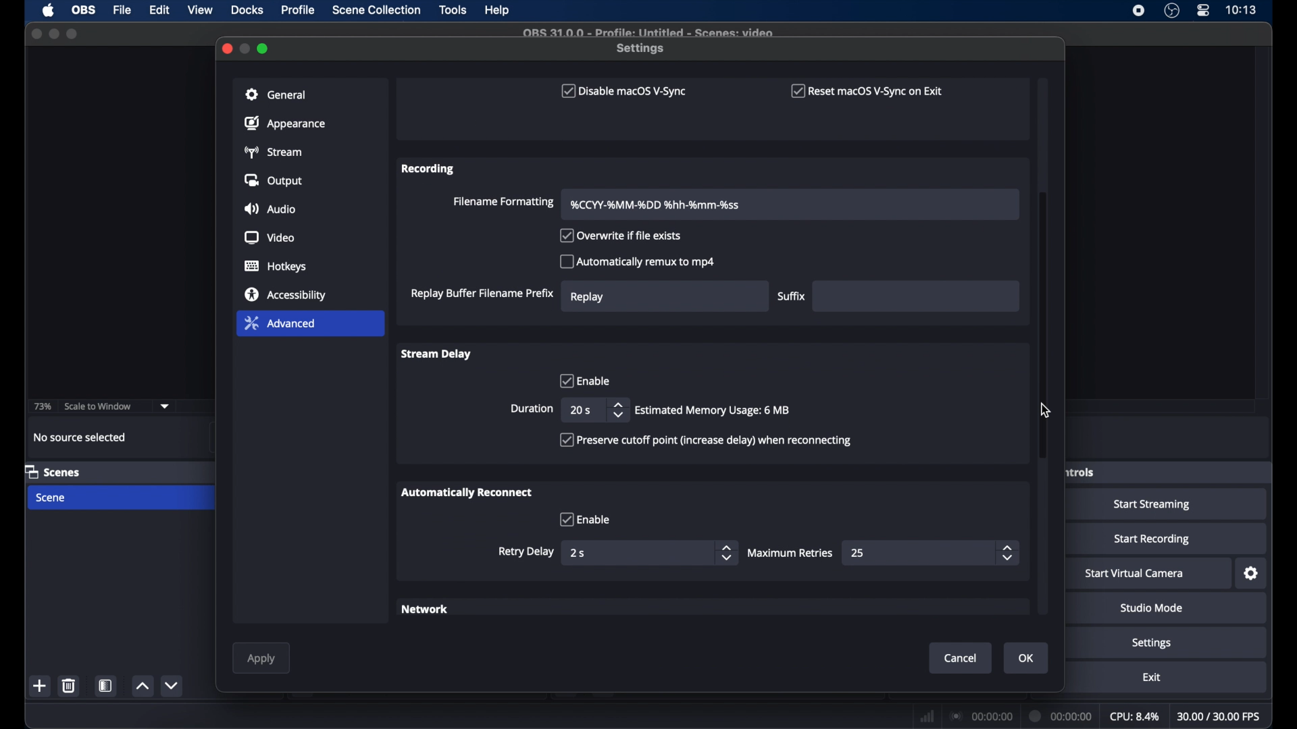  What do you see at coordinates (435, 353) in the screenshot?
I see `stream delay` at bounding box center [435, 353].